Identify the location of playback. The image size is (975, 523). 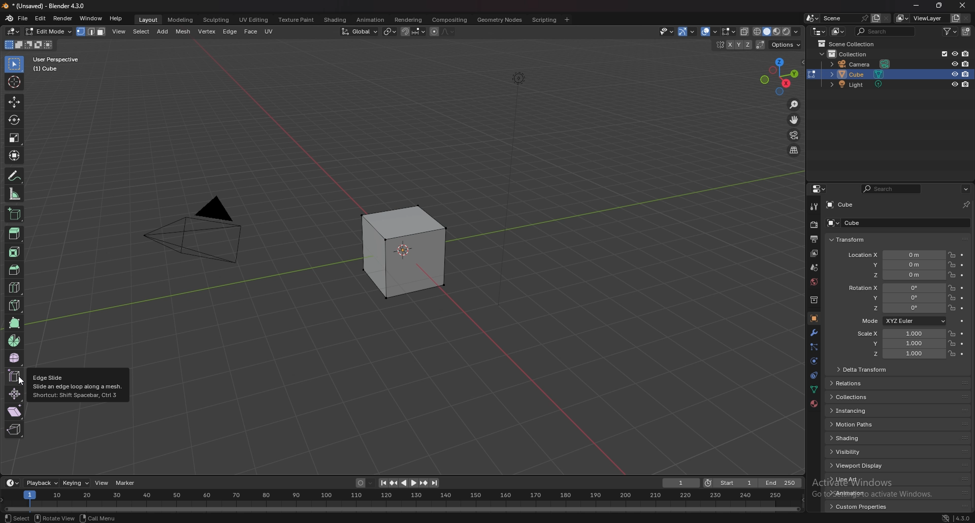
(43, 483).